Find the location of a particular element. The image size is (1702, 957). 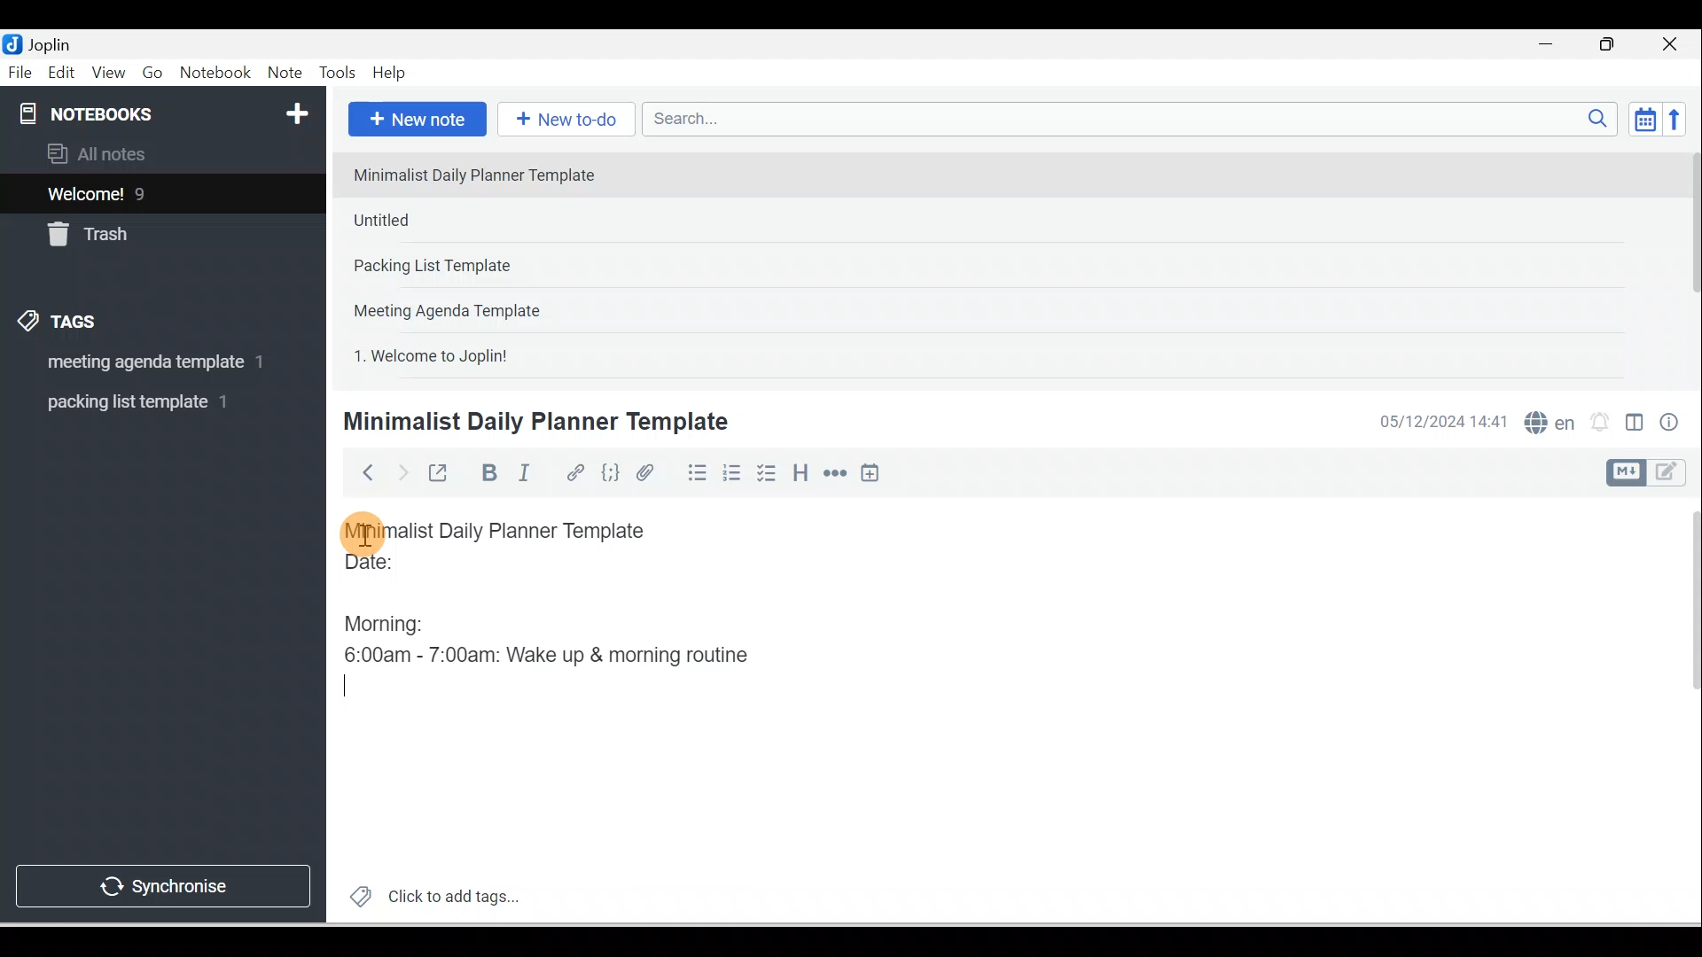

Help is located at coordinates (390, 74).